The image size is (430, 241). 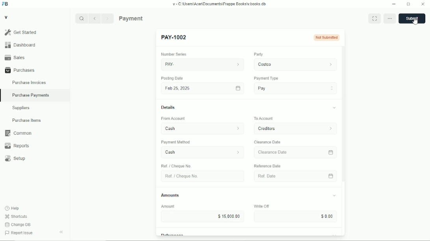 What do you see at coordinates (269, 166) in the screenshot?
I see `‘Reference Date` at bounding box center [269, 166].